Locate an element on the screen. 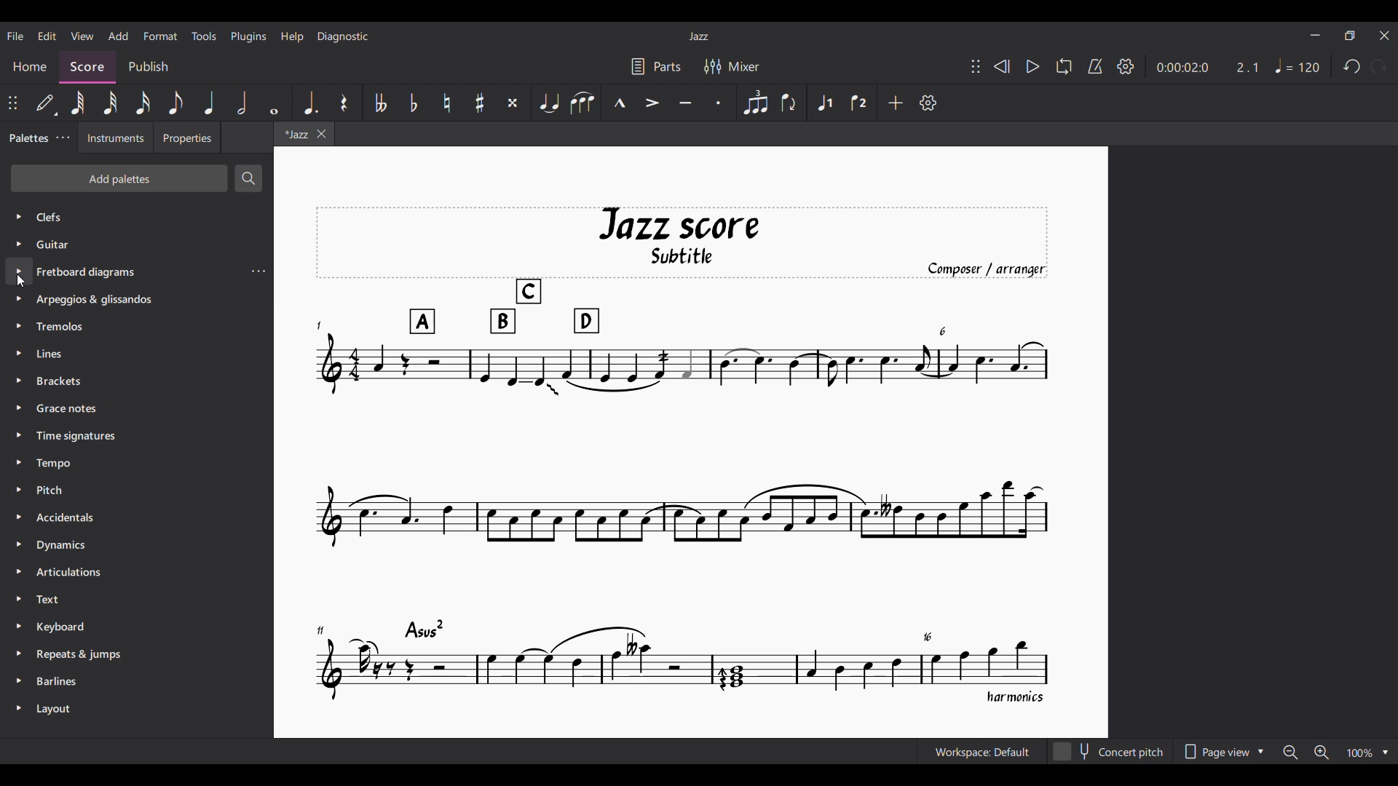  Slur is located at coordinates (582, 103).